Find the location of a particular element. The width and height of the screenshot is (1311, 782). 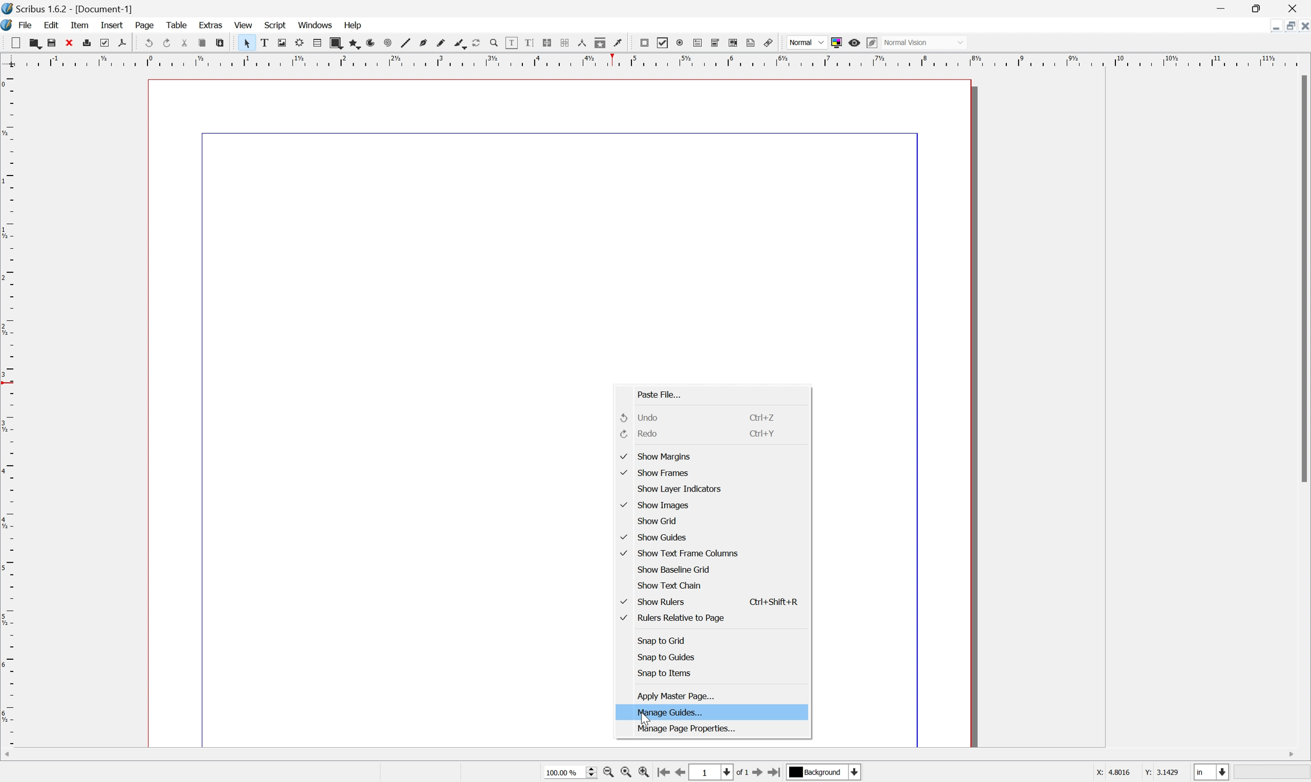

view is located at coordinates (246, 26).